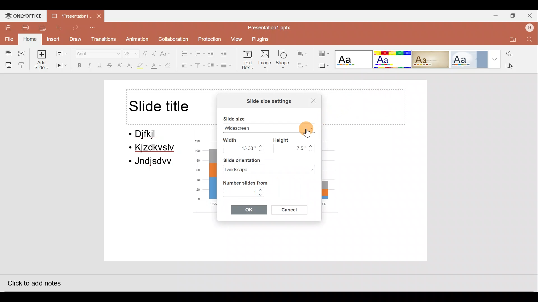 The width and height of the screenshot is (538, 302). I want to click on Close, so click(311, 100).